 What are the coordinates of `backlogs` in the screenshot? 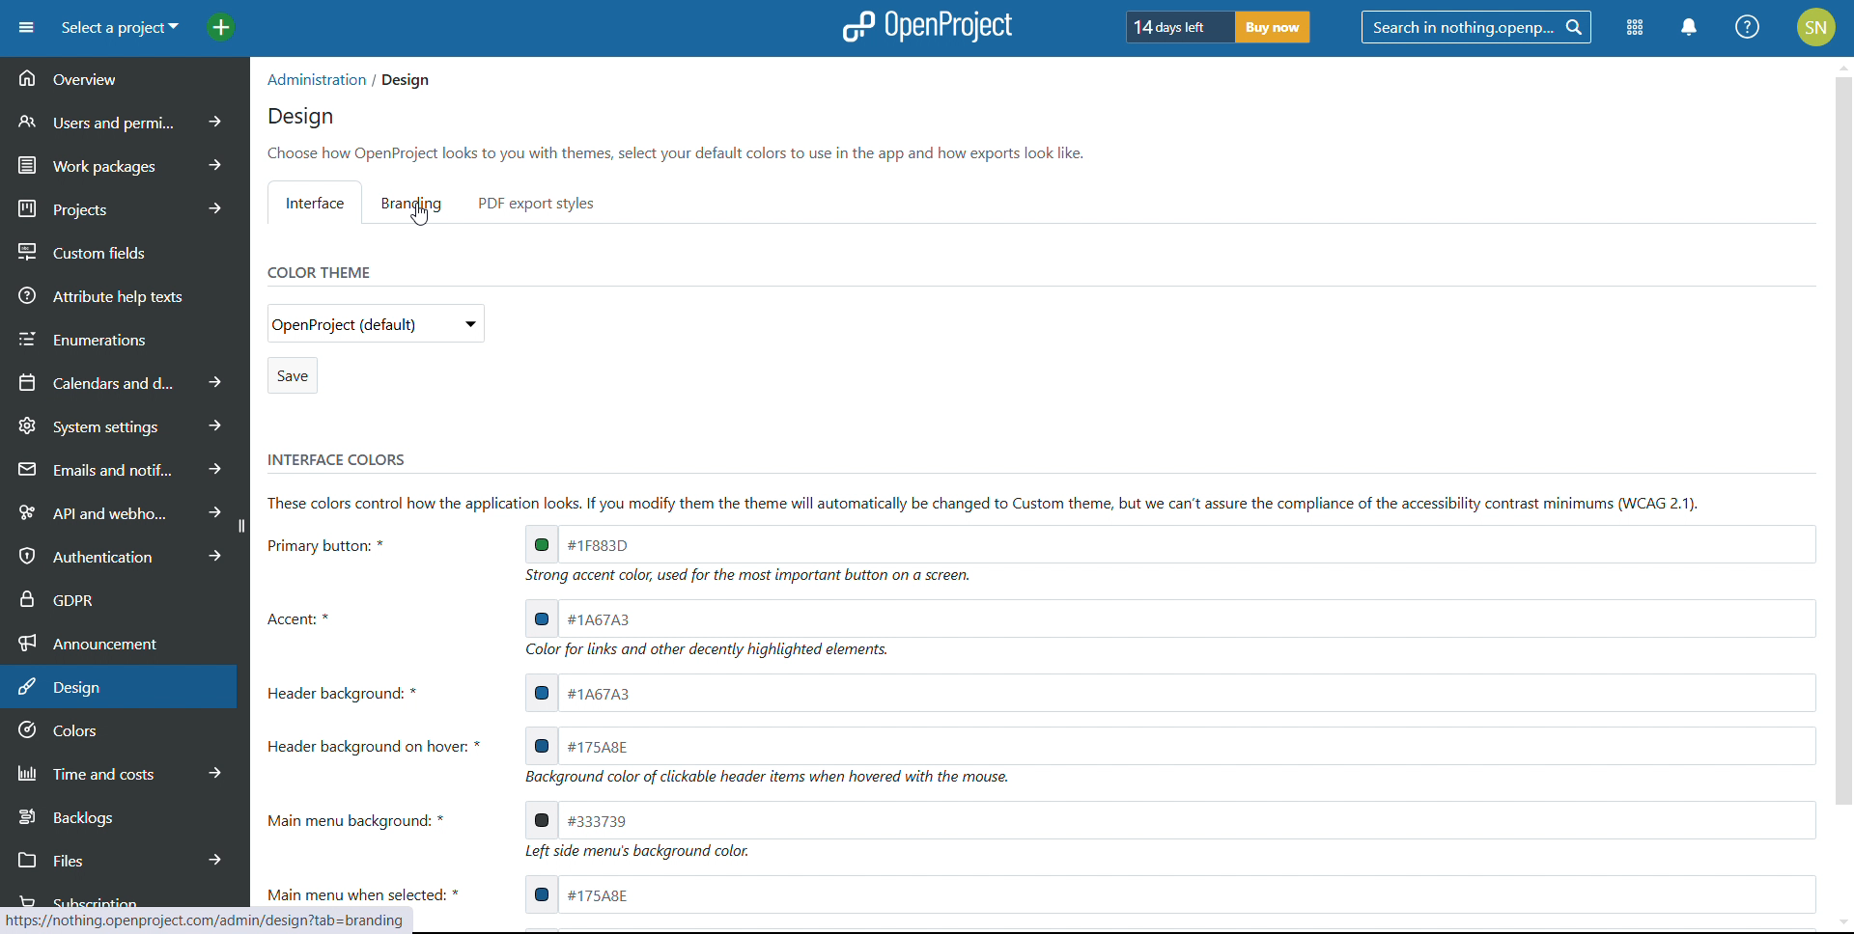 It's located at (122, 815).